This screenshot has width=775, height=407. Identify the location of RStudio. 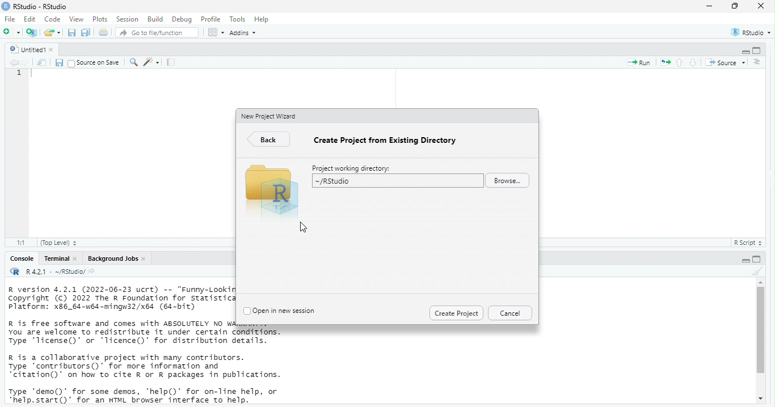
(752, 30).